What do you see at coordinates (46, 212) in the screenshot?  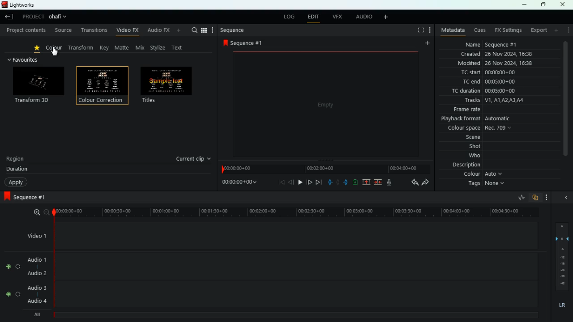 I see `zoom out` at bounding box center [46, 212].